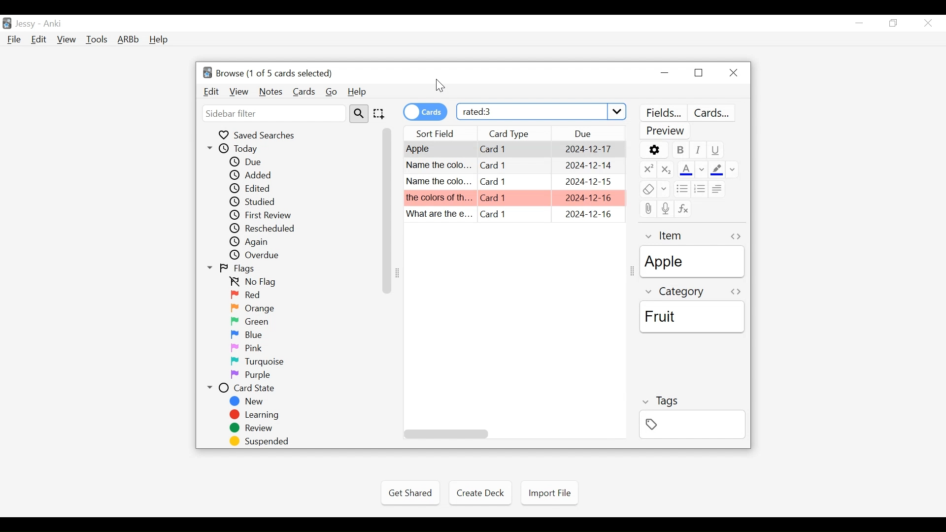 The width and height of the screenshot is (946, 532). Describe the element at coordinates (587, 199) in the screenshot. I see `Date` at that location.